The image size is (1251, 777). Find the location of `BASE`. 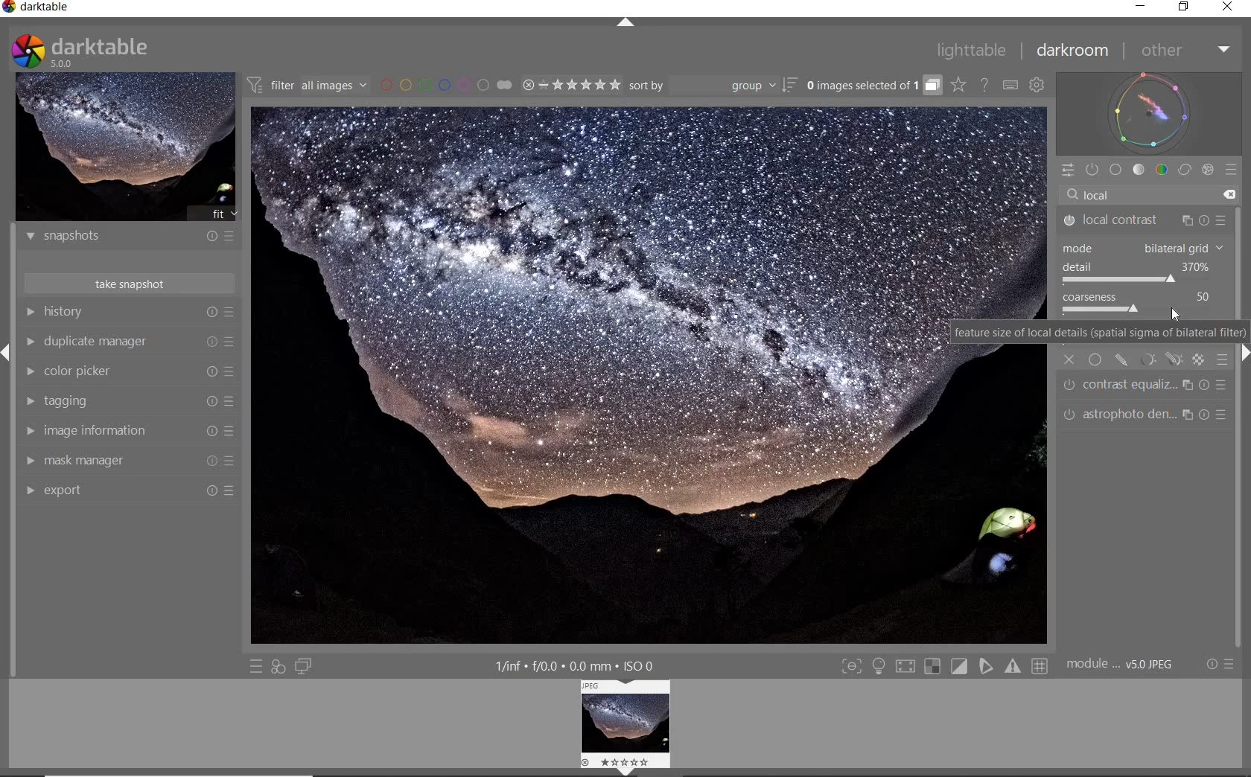

BASE is located at coordinates (1115, 169).